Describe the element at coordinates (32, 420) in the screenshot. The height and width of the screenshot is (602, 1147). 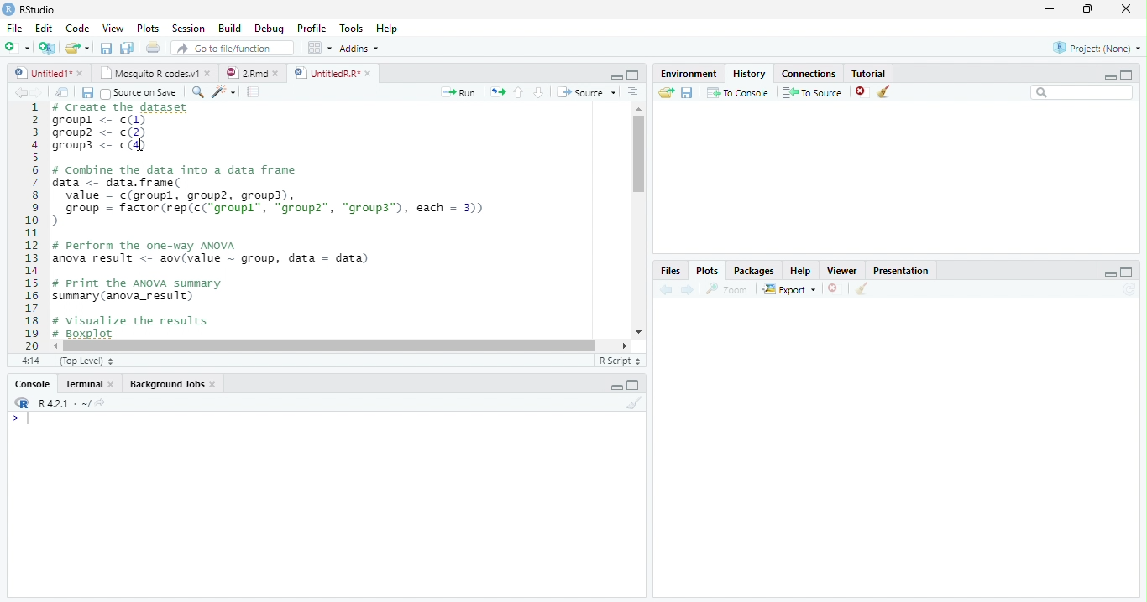
I see `Cursor` at that location.